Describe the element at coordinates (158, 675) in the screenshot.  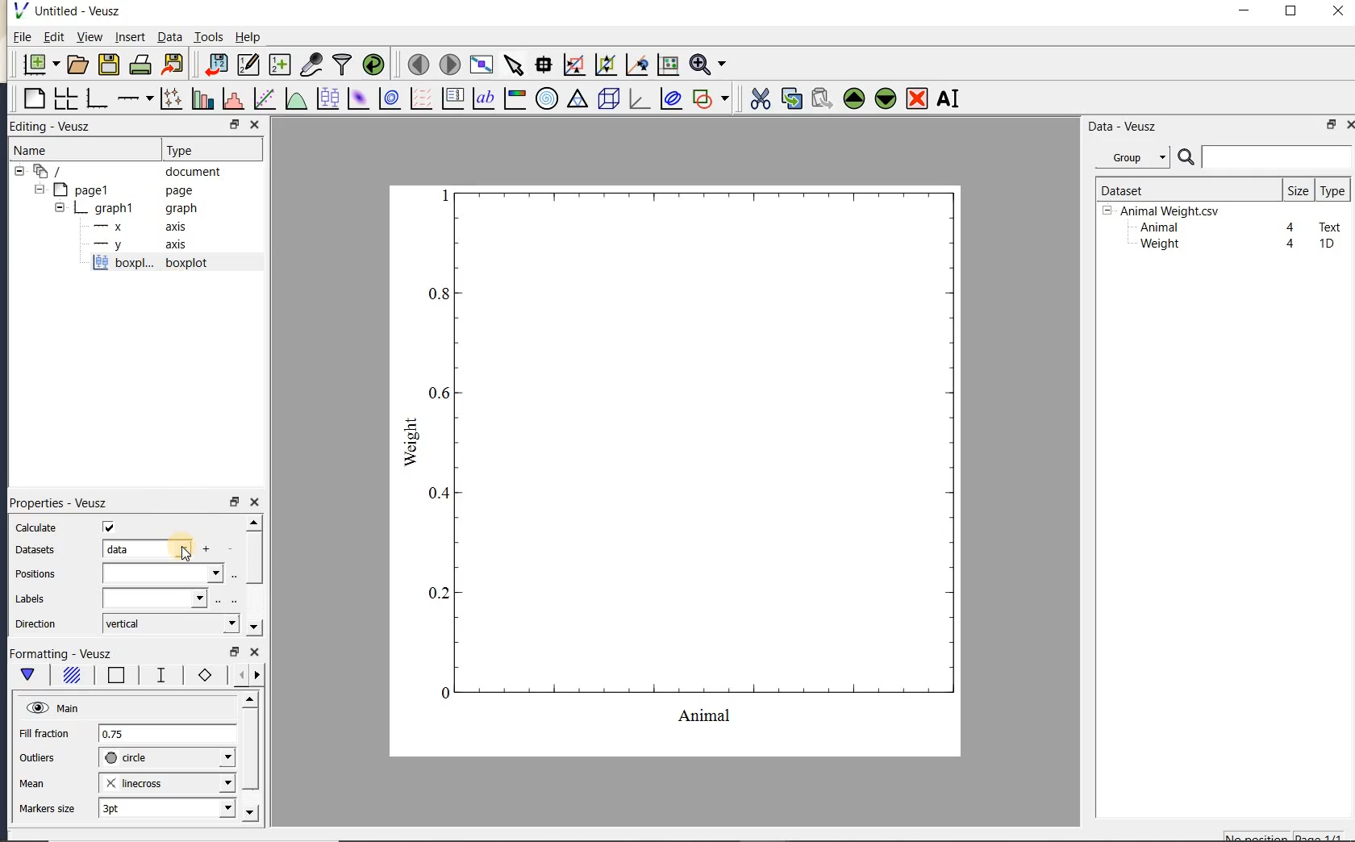
I see `whisker line` at that location.